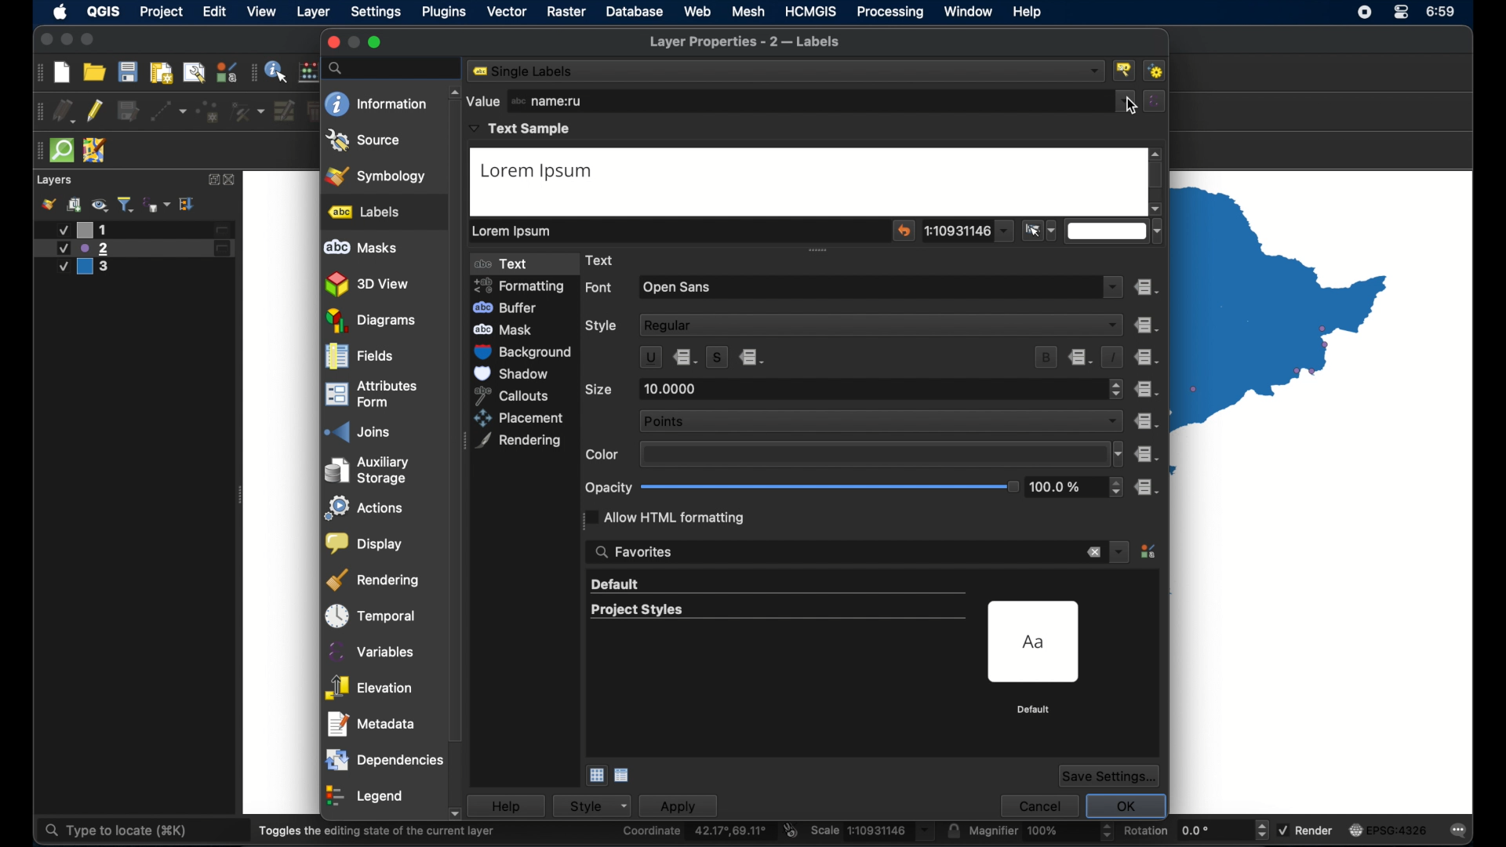  I want to click on filter legend by expression, so click(157, 205).